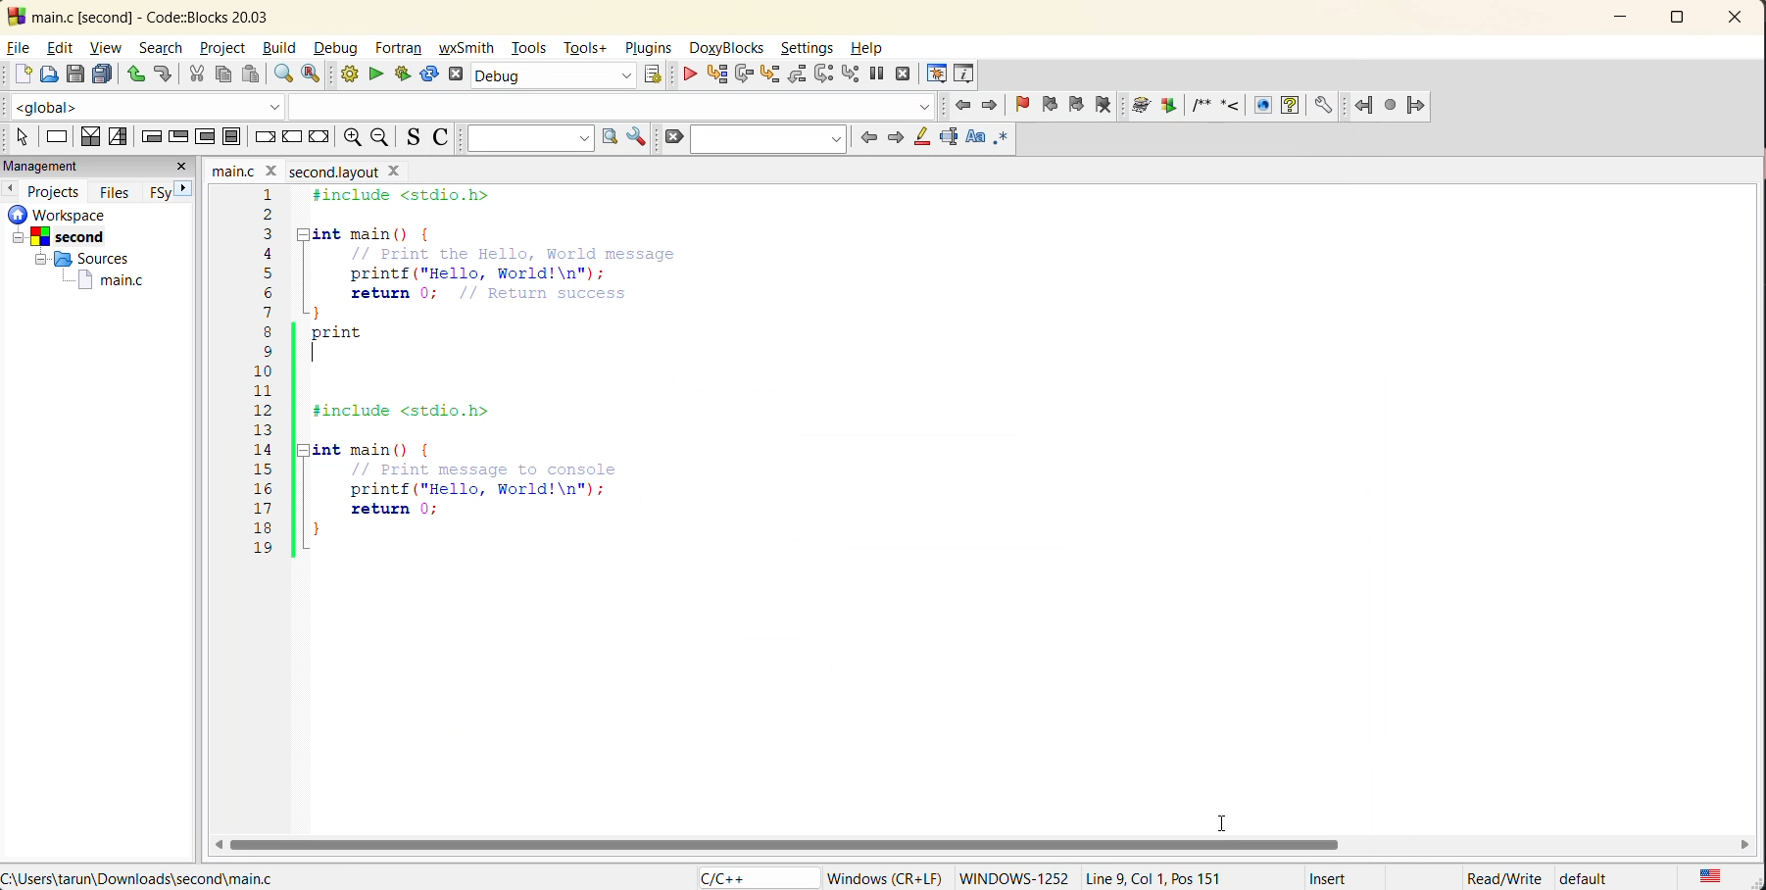 Image resolution: width=1766 pixels, height=890 pixels. Describe the element at coordinates (966, 106) in the screenshot. I see `jump back` at that location.